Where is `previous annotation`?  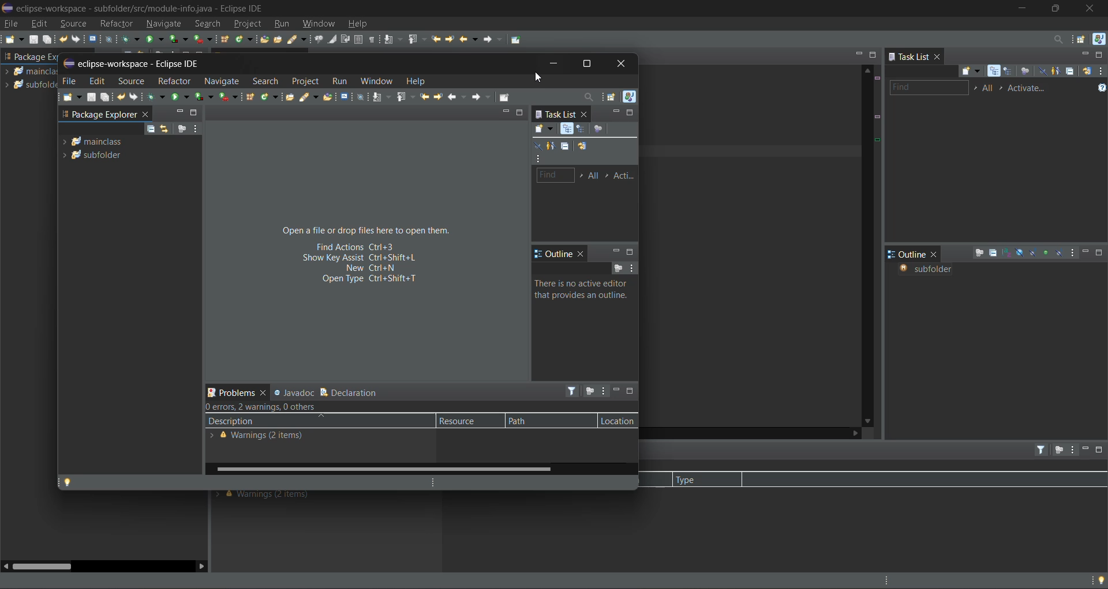 previous annotation is located at coordinates (408, 98).